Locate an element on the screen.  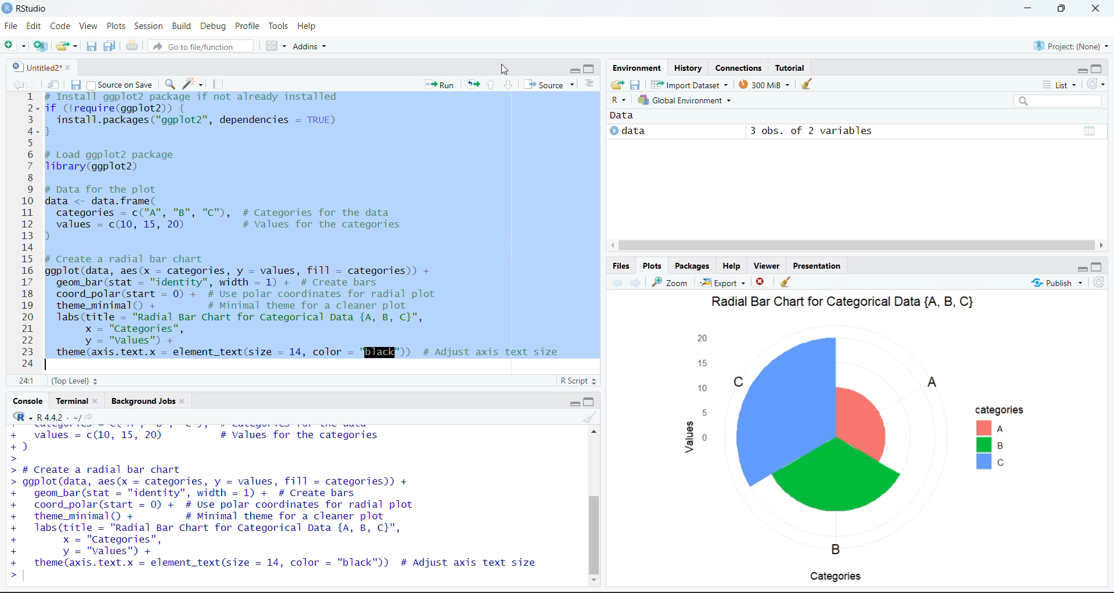
save all open documents is located at coordinates (109, 45).